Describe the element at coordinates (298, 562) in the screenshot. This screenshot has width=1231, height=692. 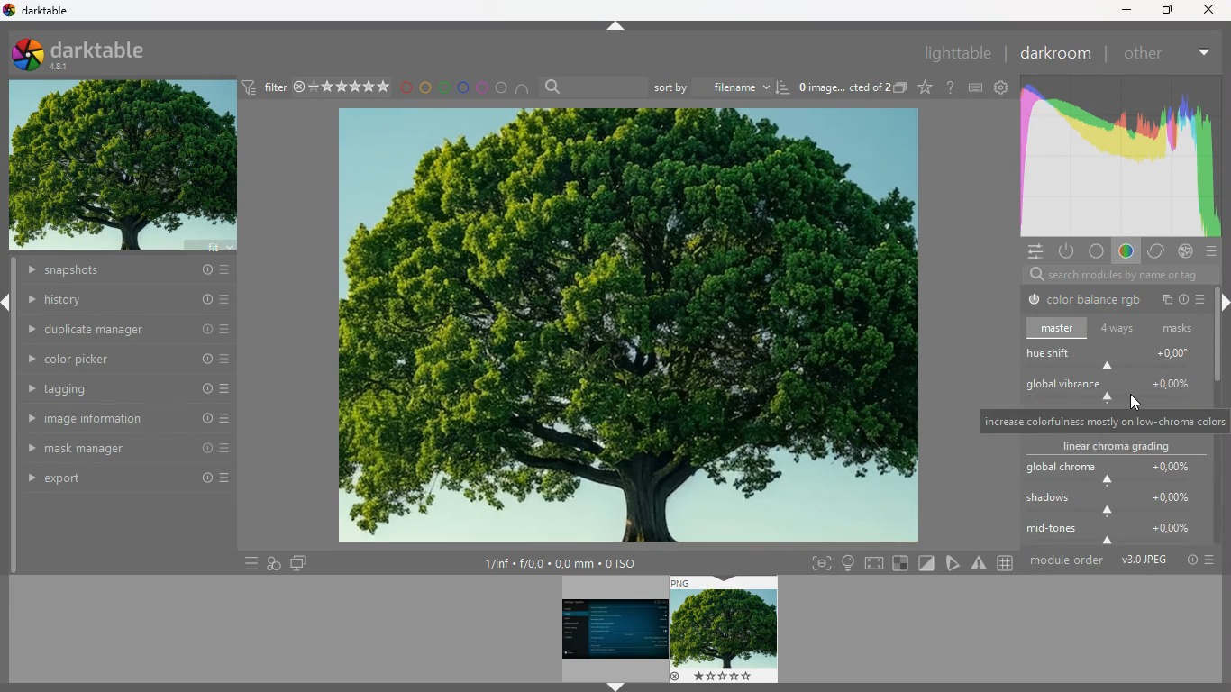
I see `screen` at that location.